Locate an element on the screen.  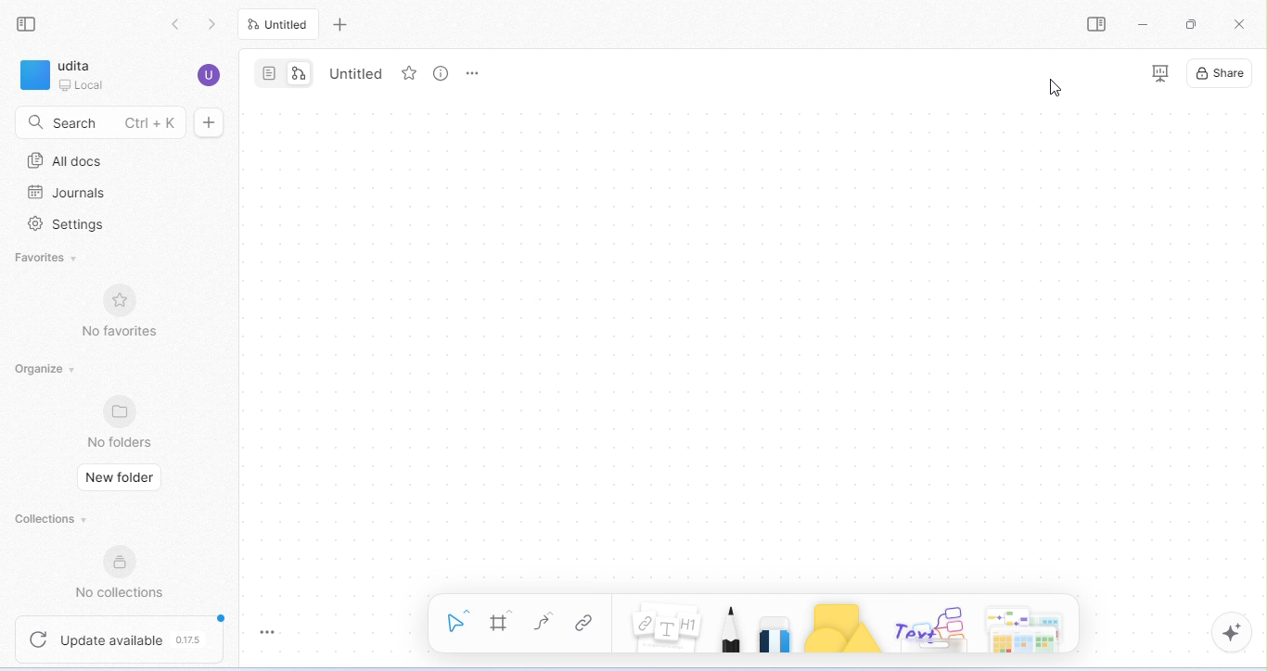
pencil is located at coordinates (733, 628).